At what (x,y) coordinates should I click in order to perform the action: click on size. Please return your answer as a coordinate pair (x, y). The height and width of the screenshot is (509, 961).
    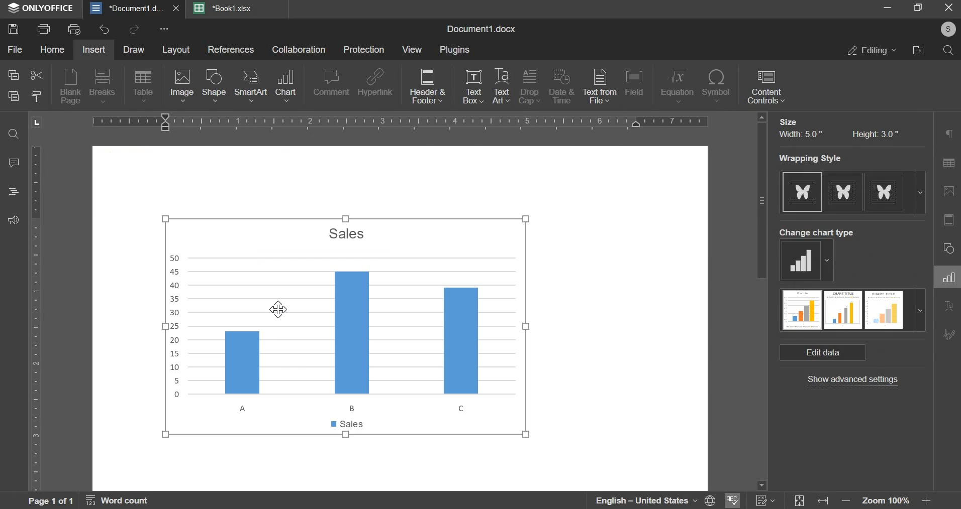
    Looking at the image, I should click on (788, 121).